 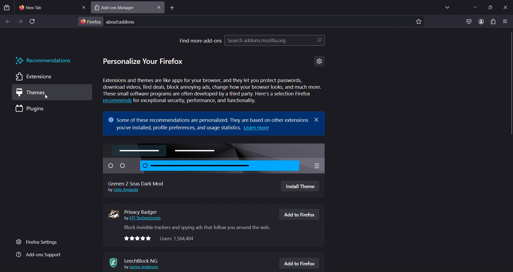 I want to click on recommendations, so click(x=43, y=61).